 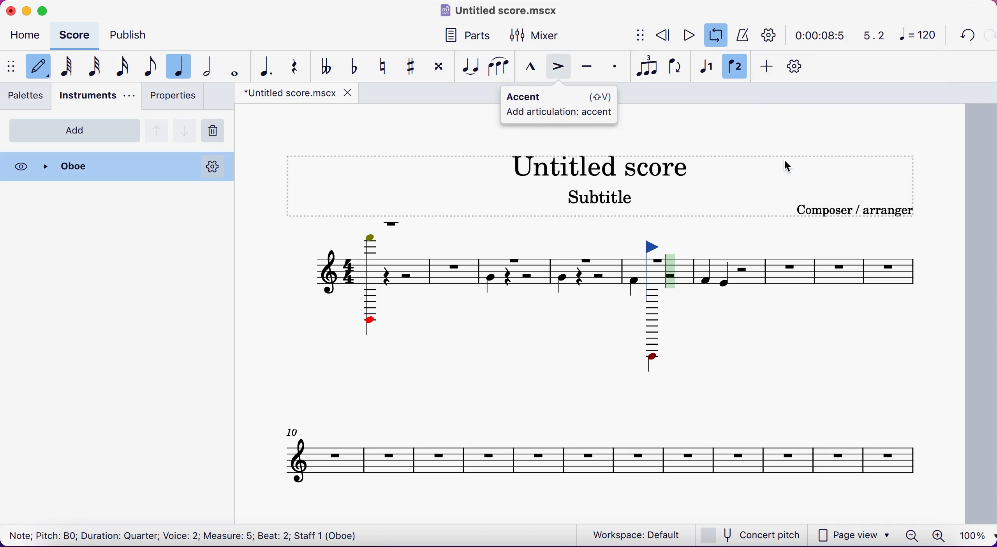 I want to click on set loop marker left, so click(x=655, y=261).